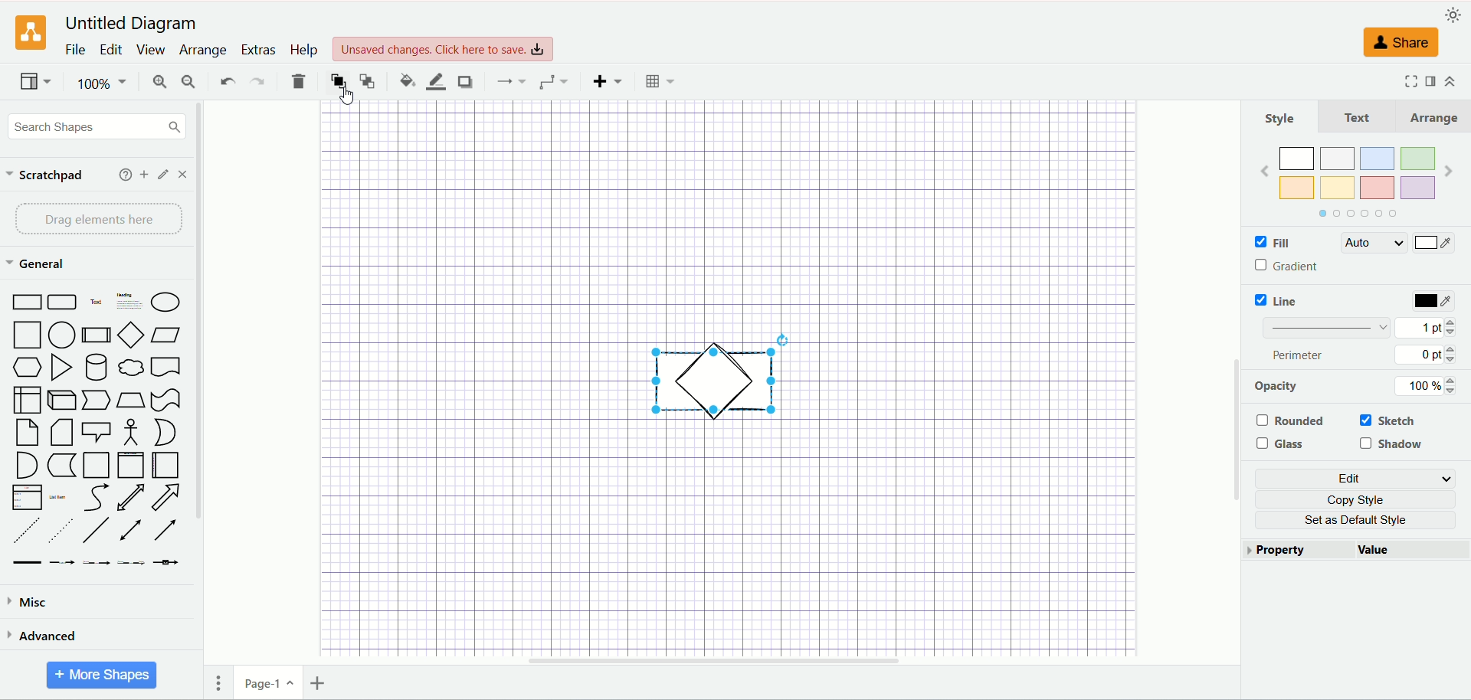  What do you see at coordinates (64, 433) in the screenshot?
I see `Card` at bounding box center [64, 433].